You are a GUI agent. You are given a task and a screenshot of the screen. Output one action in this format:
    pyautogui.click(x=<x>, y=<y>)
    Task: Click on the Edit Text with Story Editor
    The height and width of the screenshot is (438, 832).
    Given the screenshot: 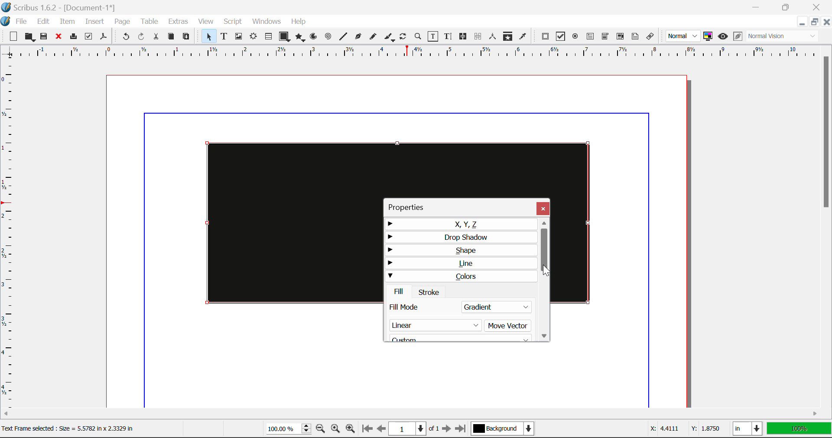 What is the action you would take?
    pyautogui.click(x=449, y=36)
    